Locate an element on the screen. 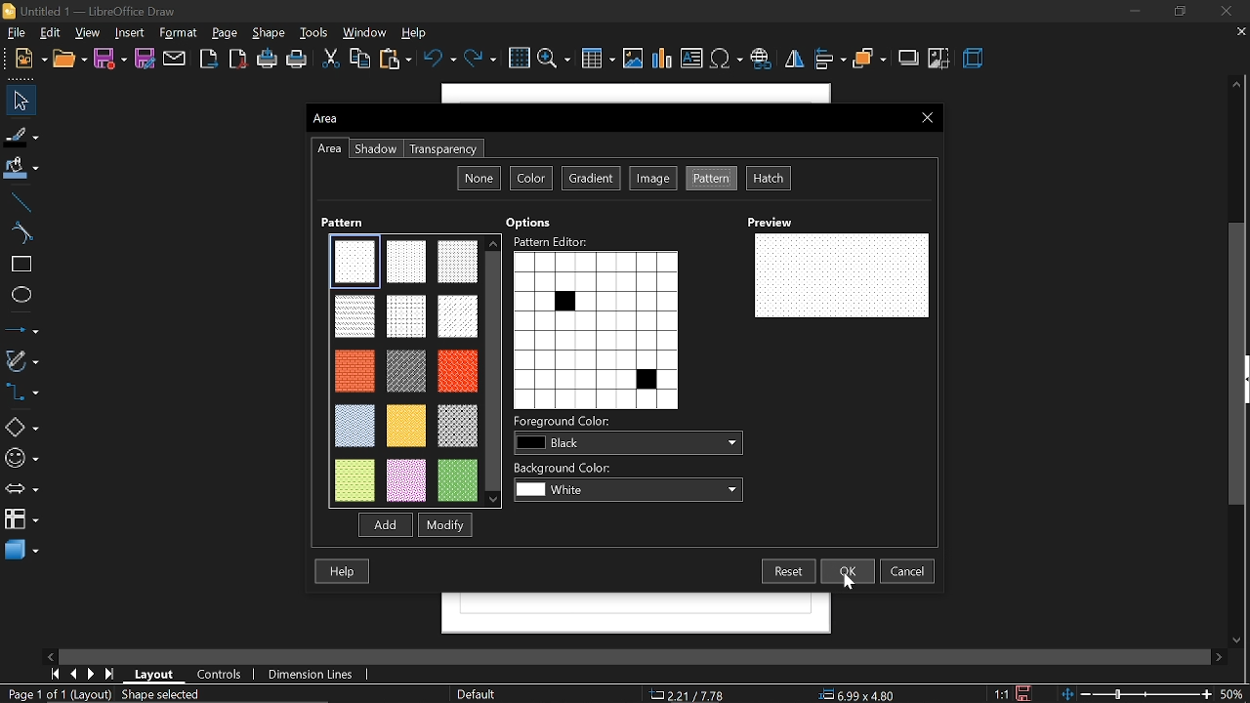 The height and width of the screenshot is (703, 1250). print is located at coordinates (299, 62).